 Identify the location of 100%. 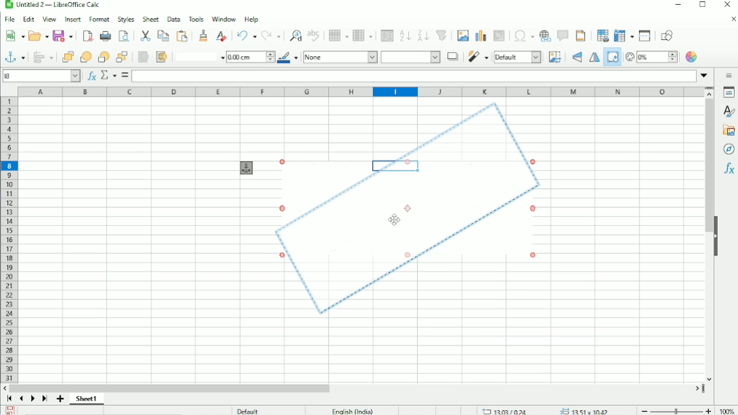
(727, 409).